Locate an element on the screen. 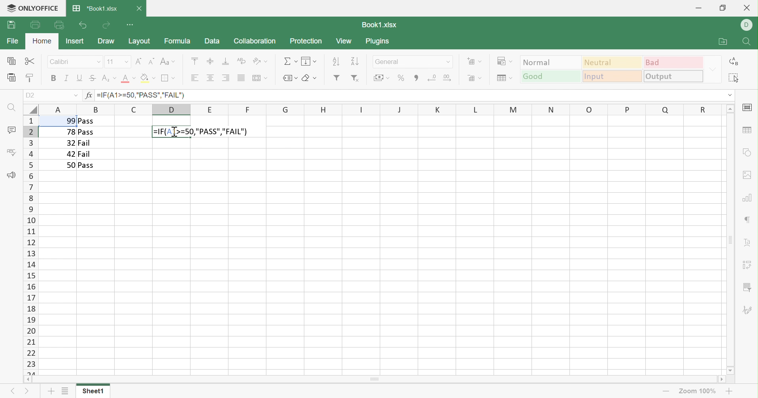 This screenshot has width=758, height=398. ONLYOFFICE is located at coordinates (41, 8).